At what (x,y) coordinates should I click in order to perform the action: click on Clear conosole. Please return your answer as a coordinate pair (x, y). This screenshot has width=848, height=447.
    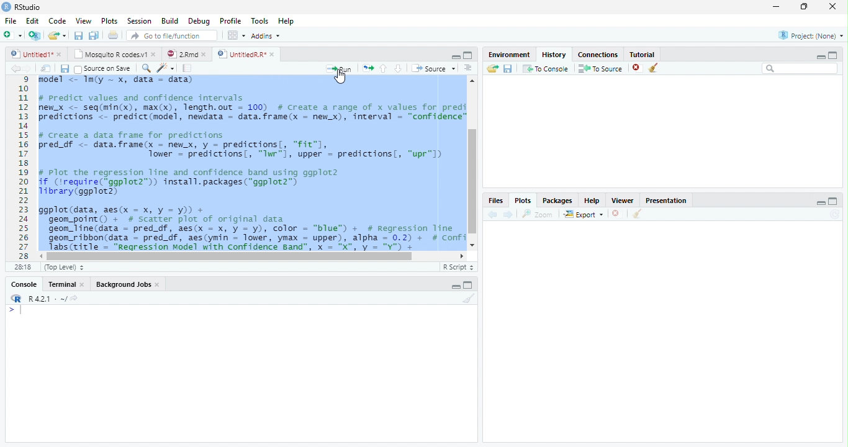
    Looking at the image, I should click on (639, 214).